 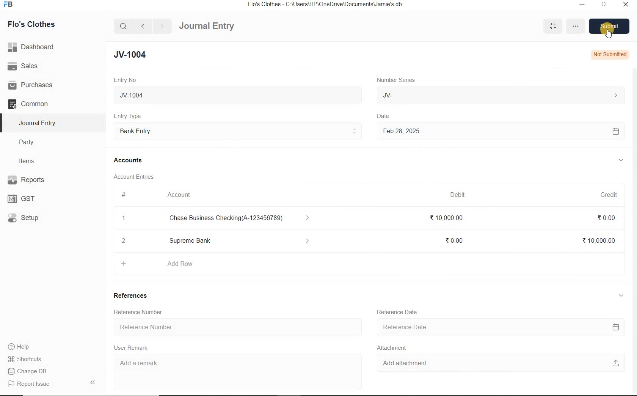 What do you see at coordinates (239, 94) in the screenshot?
I see `JV-1004` at bounding box center [239, 94].